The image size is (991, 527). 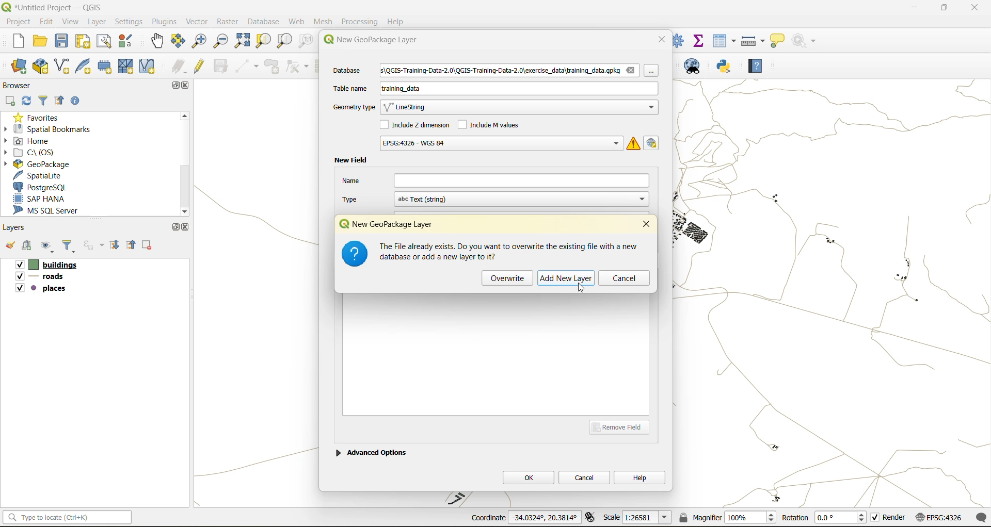 I want to click on remove field, so click(x=622, y=426).